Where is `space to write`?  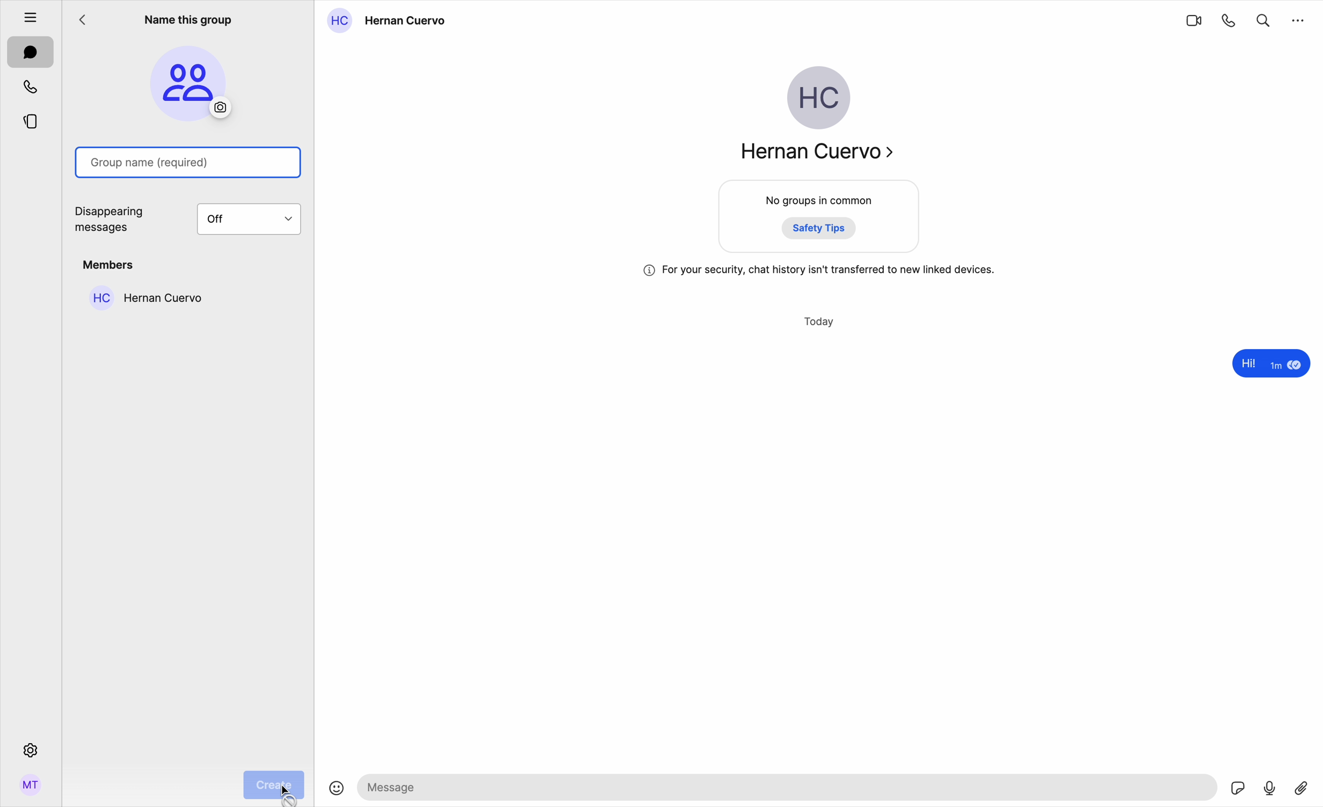
space to write is located at coordinates (790, 787).